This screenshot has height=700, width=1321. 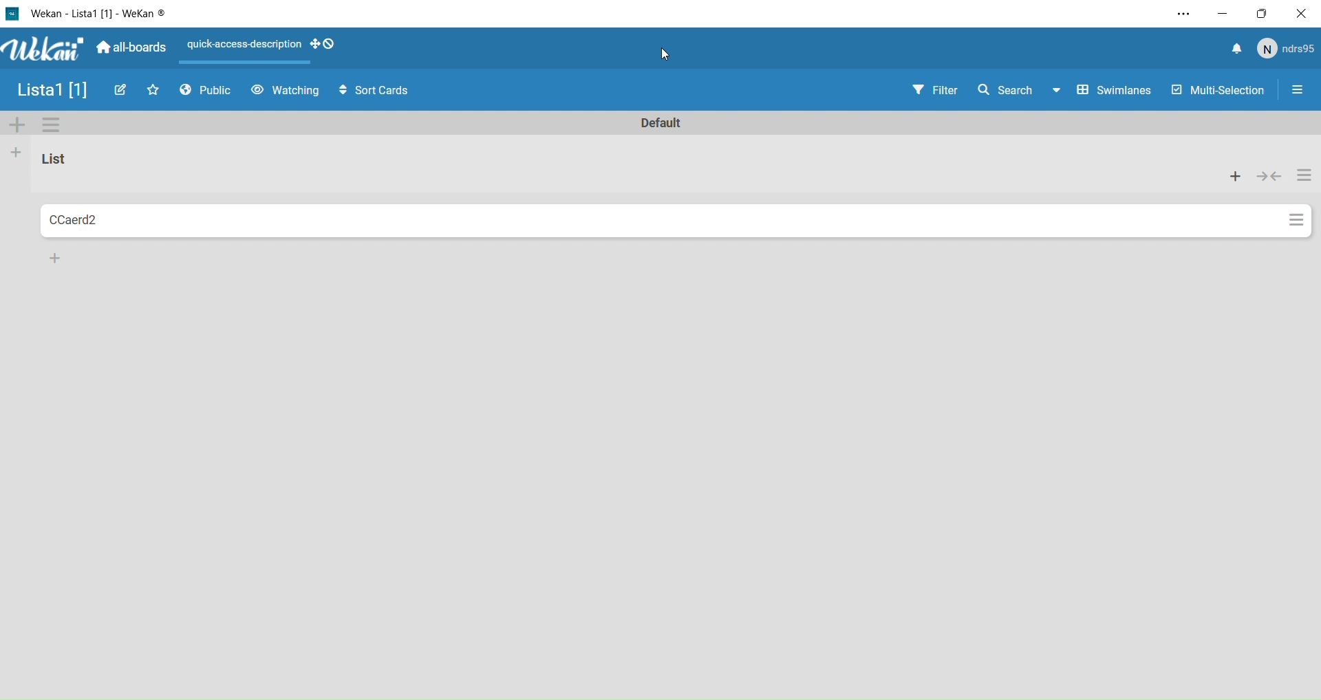 I want to click on Options, so click(x=1300, y=91).